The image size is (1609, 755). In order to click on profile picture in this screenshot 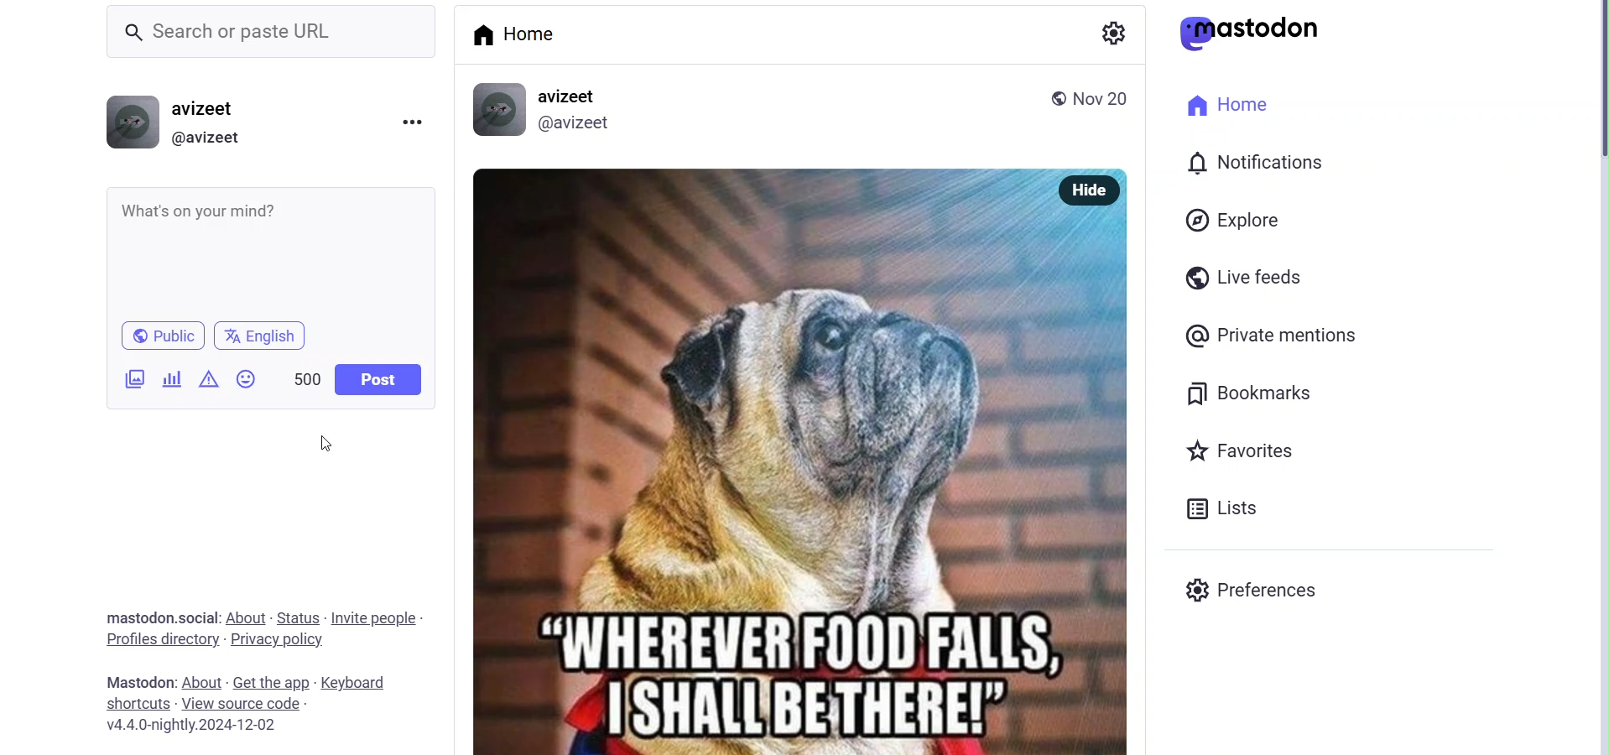, I will do `click(131, 123)`.